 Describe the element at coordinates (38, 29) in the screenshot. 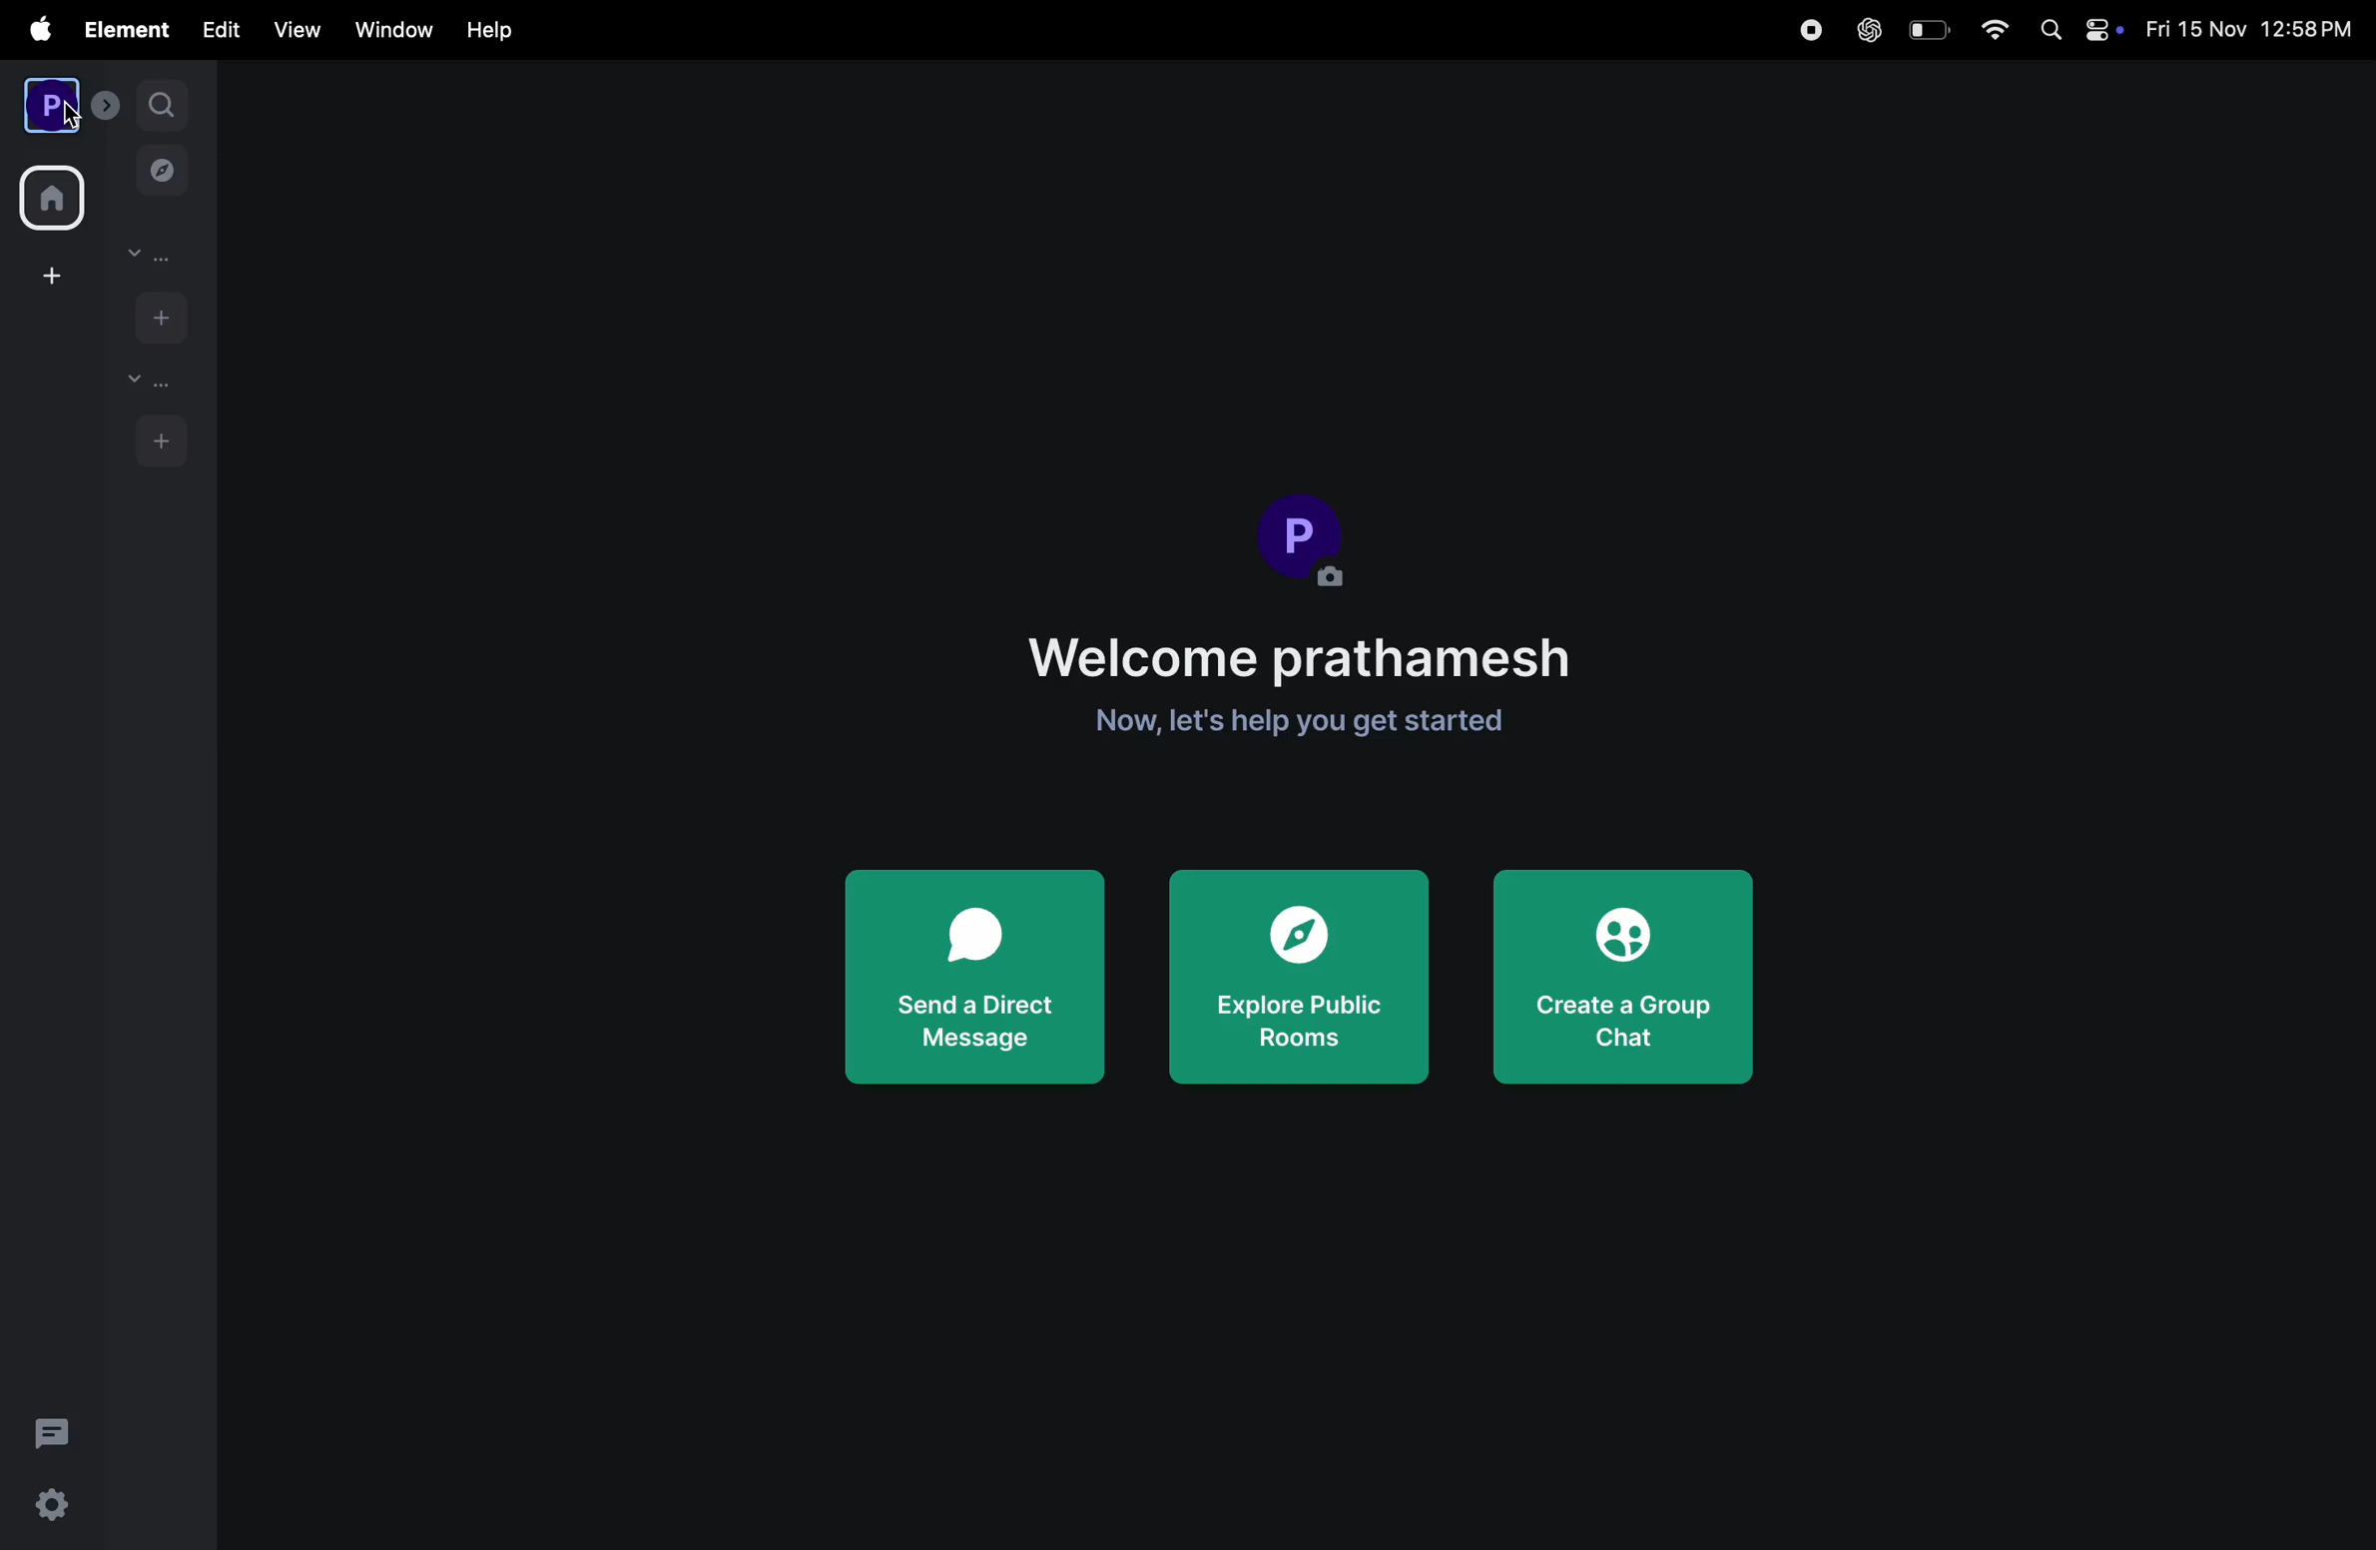

I see `apple menu` at that location.